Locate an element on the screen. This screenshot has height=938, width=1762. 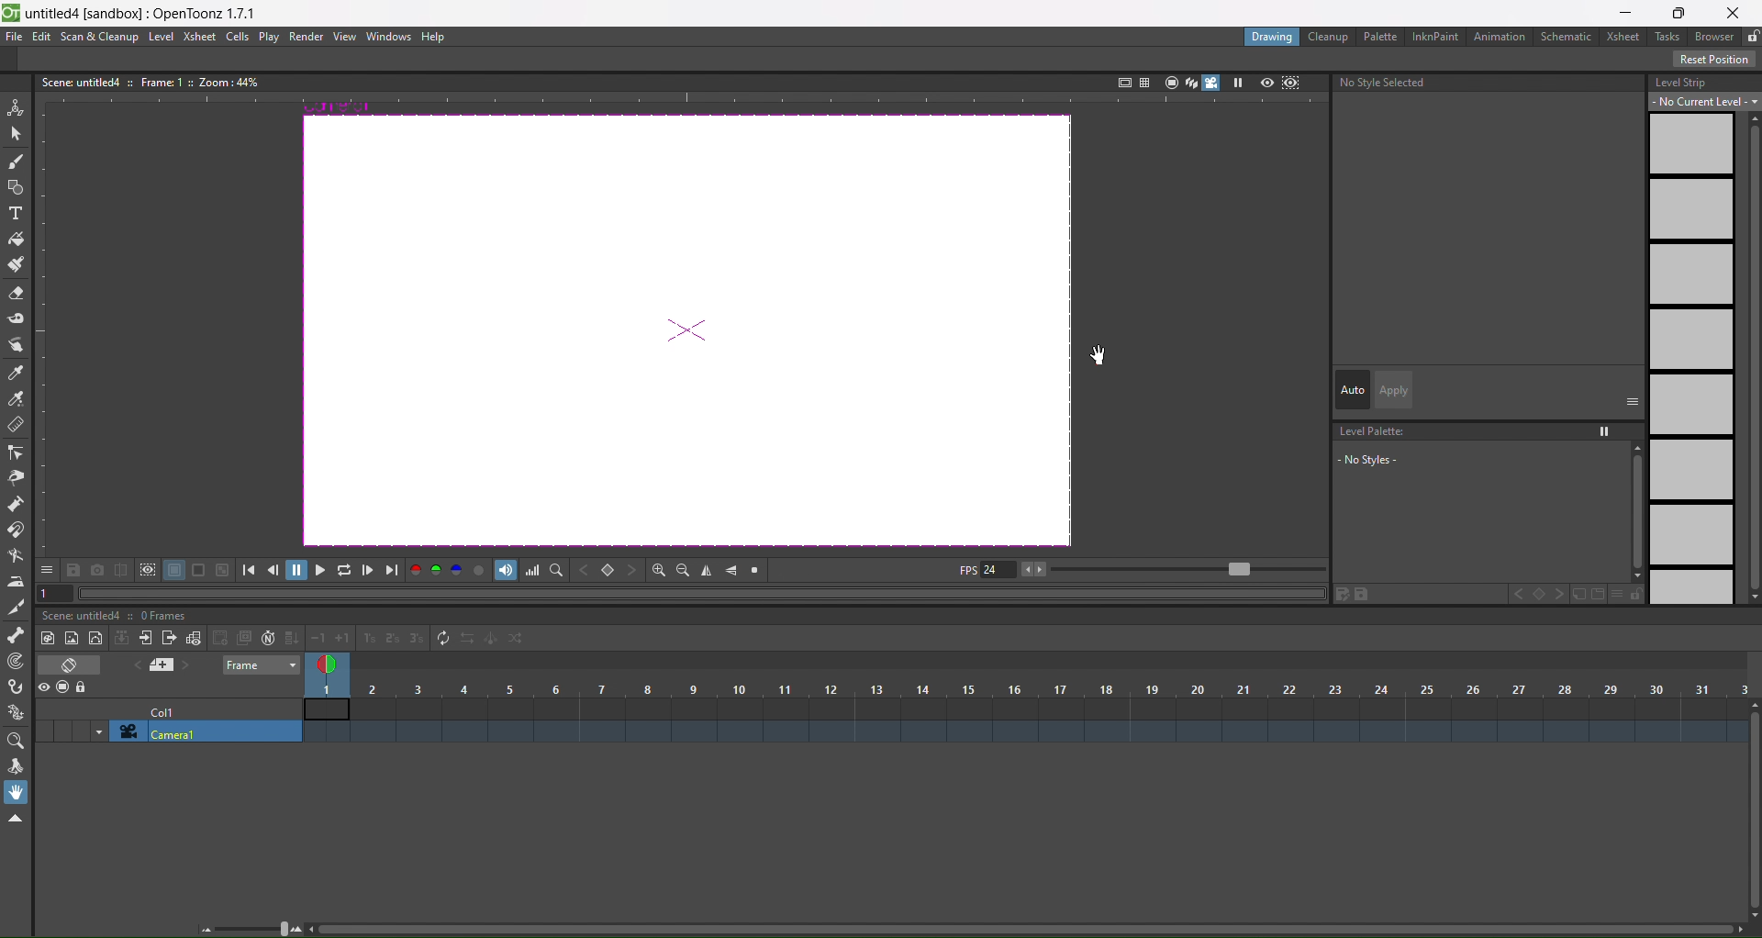
tasks is located at coordinates (1670, 36).